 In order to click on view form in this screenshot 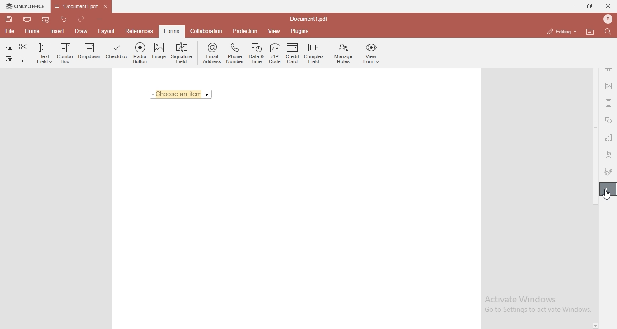, I will do `click(372, 54)`.